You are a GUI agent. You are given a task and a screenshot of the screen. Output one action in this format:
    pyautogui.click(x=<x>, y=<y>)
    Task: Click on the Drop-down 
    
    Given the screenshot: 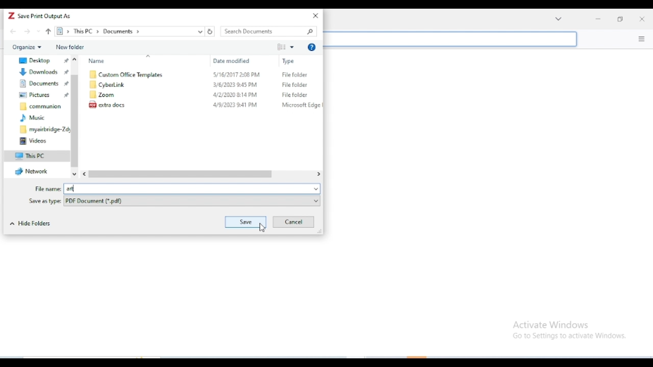 What is the action you would take?
    pyautogui.click(x=559, y=19)
    